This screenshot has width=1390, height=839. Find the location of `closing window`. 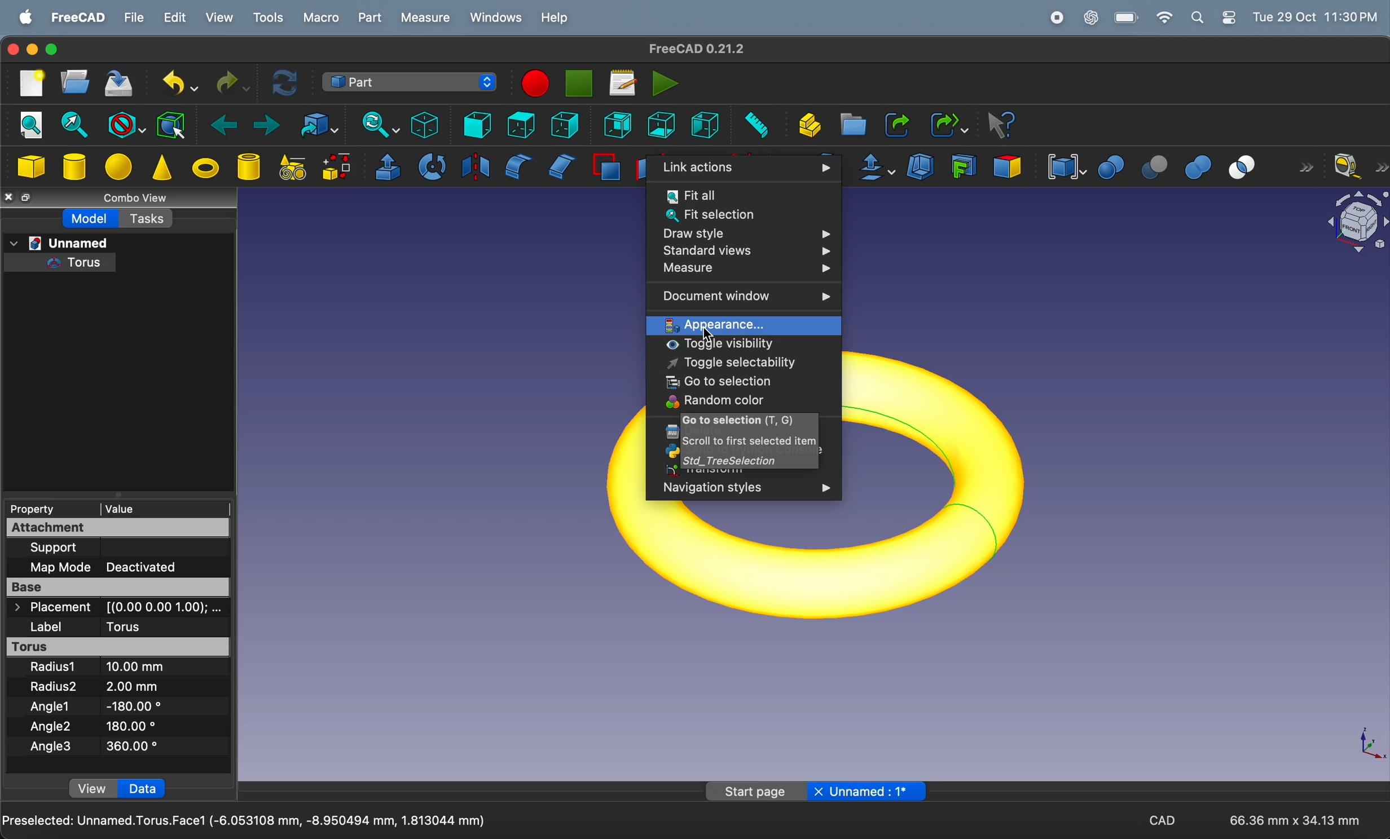

closing window is located at coordinates (14, 49).